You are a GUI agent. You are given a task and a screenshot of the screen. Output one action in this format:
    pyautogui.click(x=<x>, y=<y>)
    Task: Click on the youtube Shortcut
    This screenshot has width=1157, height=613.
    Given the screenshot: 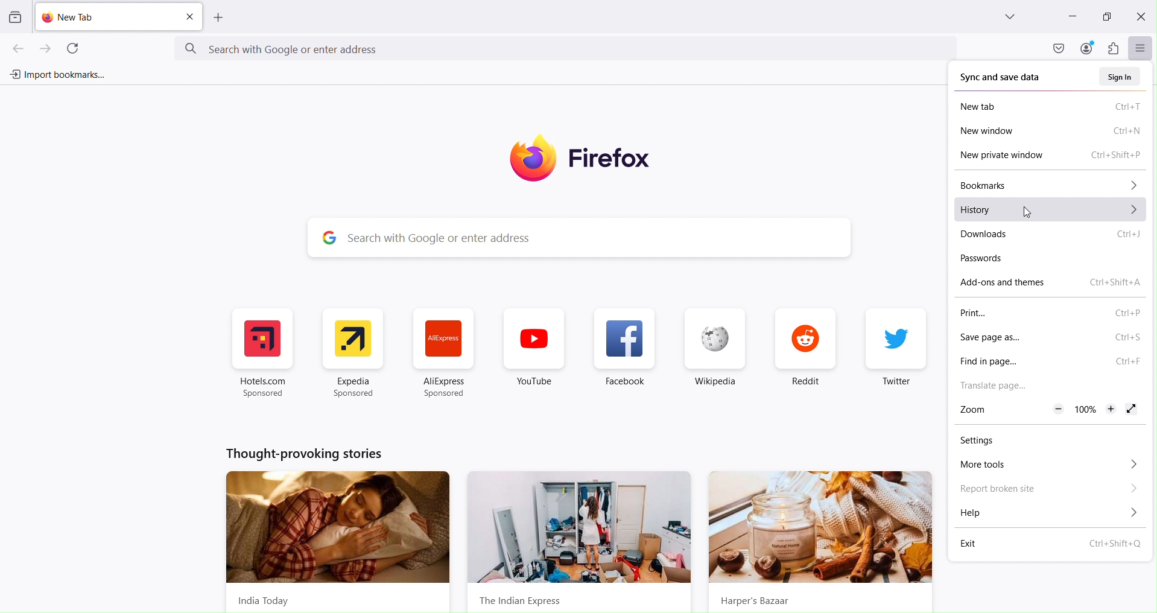 What is the action you would take?
    pyautogui.click(x=534, y=354)
    